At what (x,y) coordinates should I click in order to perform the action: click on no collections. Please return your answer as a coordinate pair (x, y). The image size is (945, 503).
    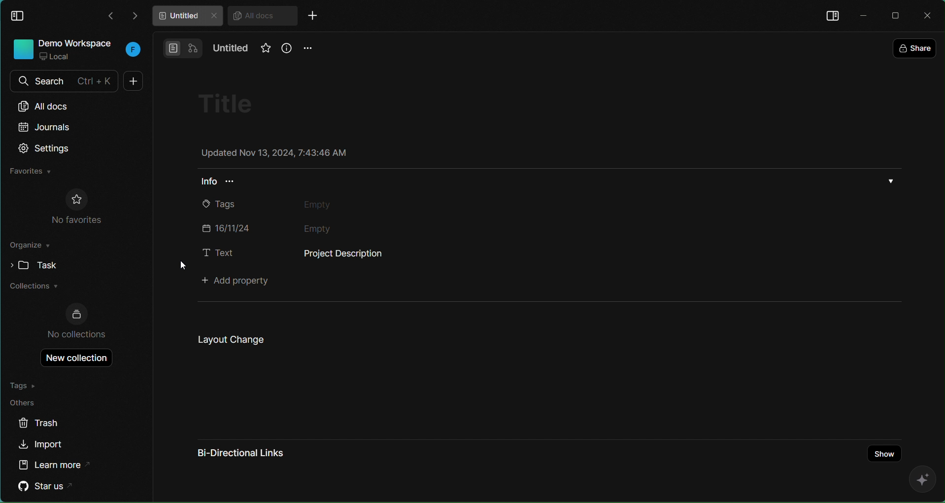
    Looking at the image, I should click on (77, 321).